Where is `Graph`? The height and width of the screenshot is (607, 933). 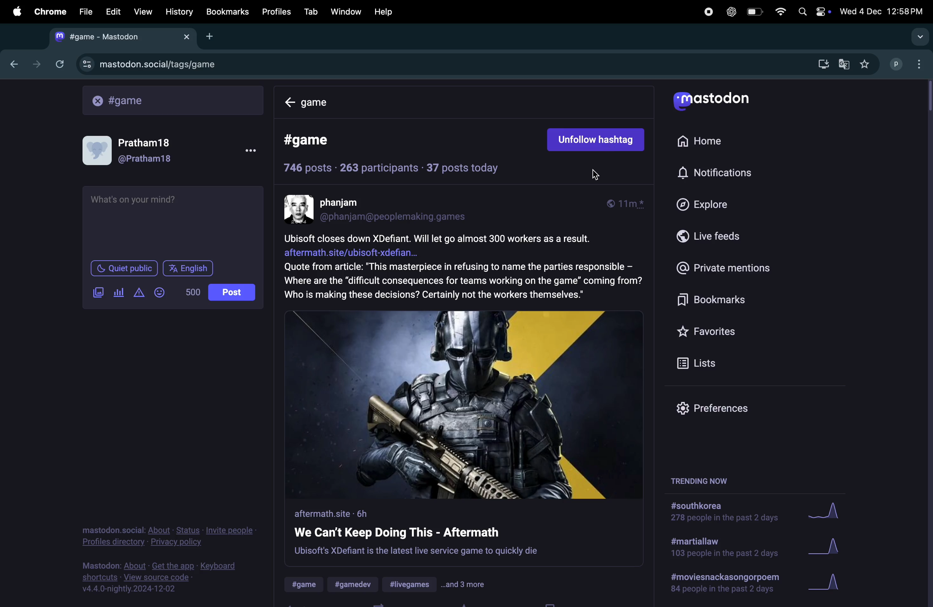 Graph is located at coordinates (826, 547).